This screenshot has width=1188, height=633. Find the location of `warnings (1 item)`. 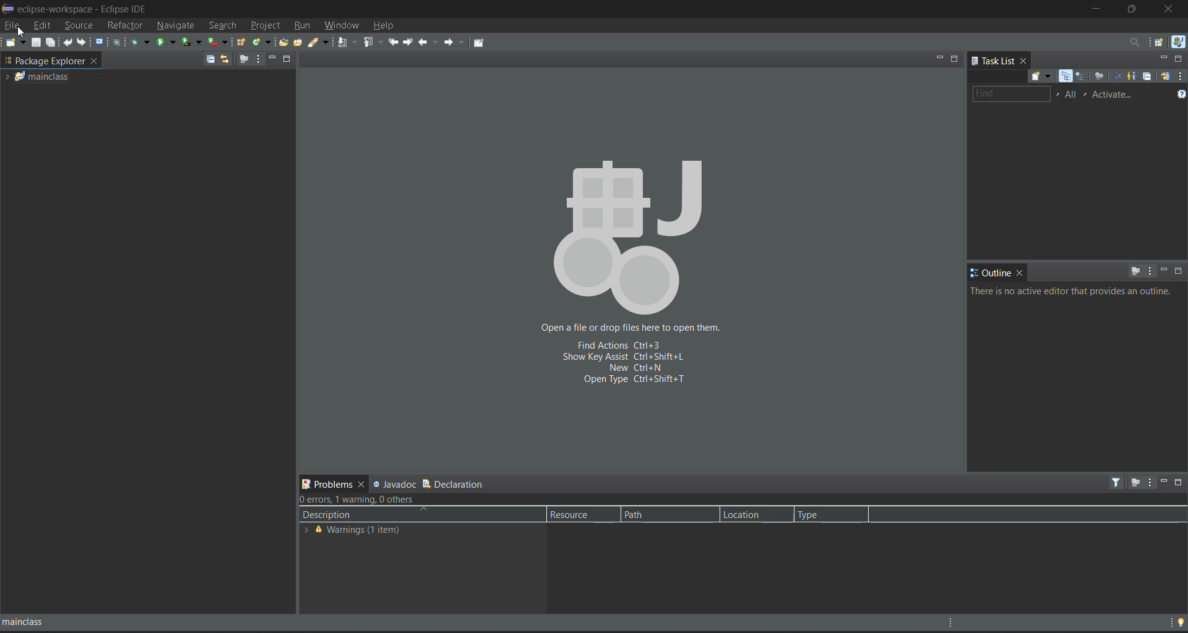

warnings (1 item) is located at coordinates (374, 532).